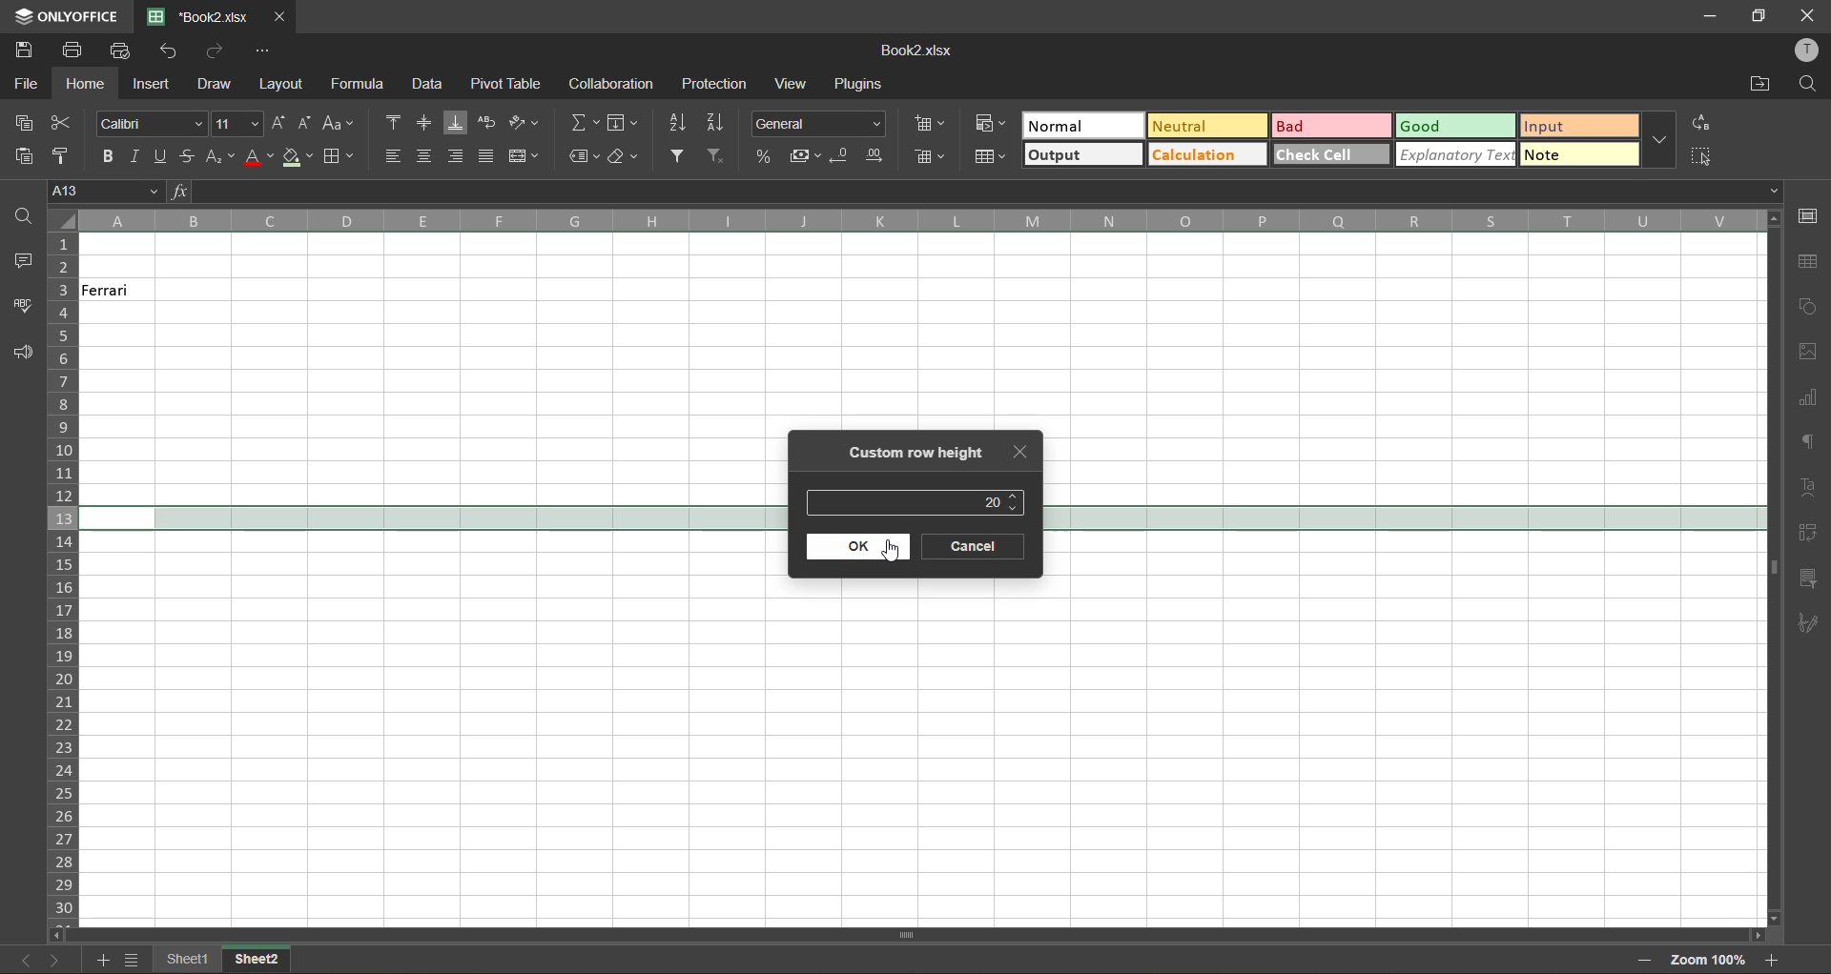 Image resolution: width=1831 pixels, height=974 pixels. Describe the element at coordinates (976, 547) in the screenshot. I see `cancel` at that location.